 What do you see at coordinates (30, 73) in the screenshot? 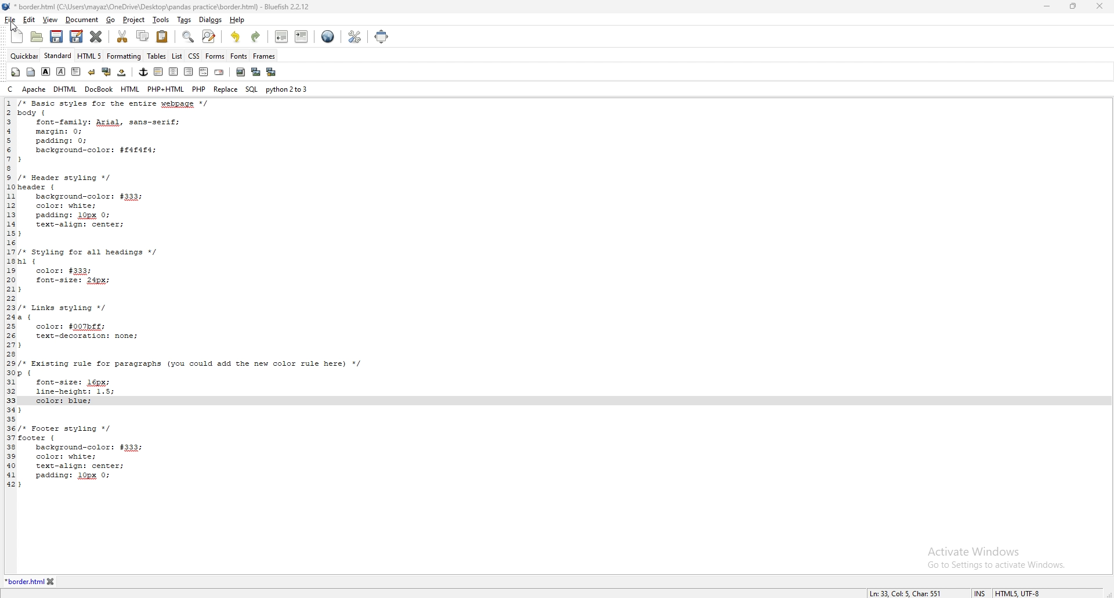
I see `body` at bounding box center [30, 73].